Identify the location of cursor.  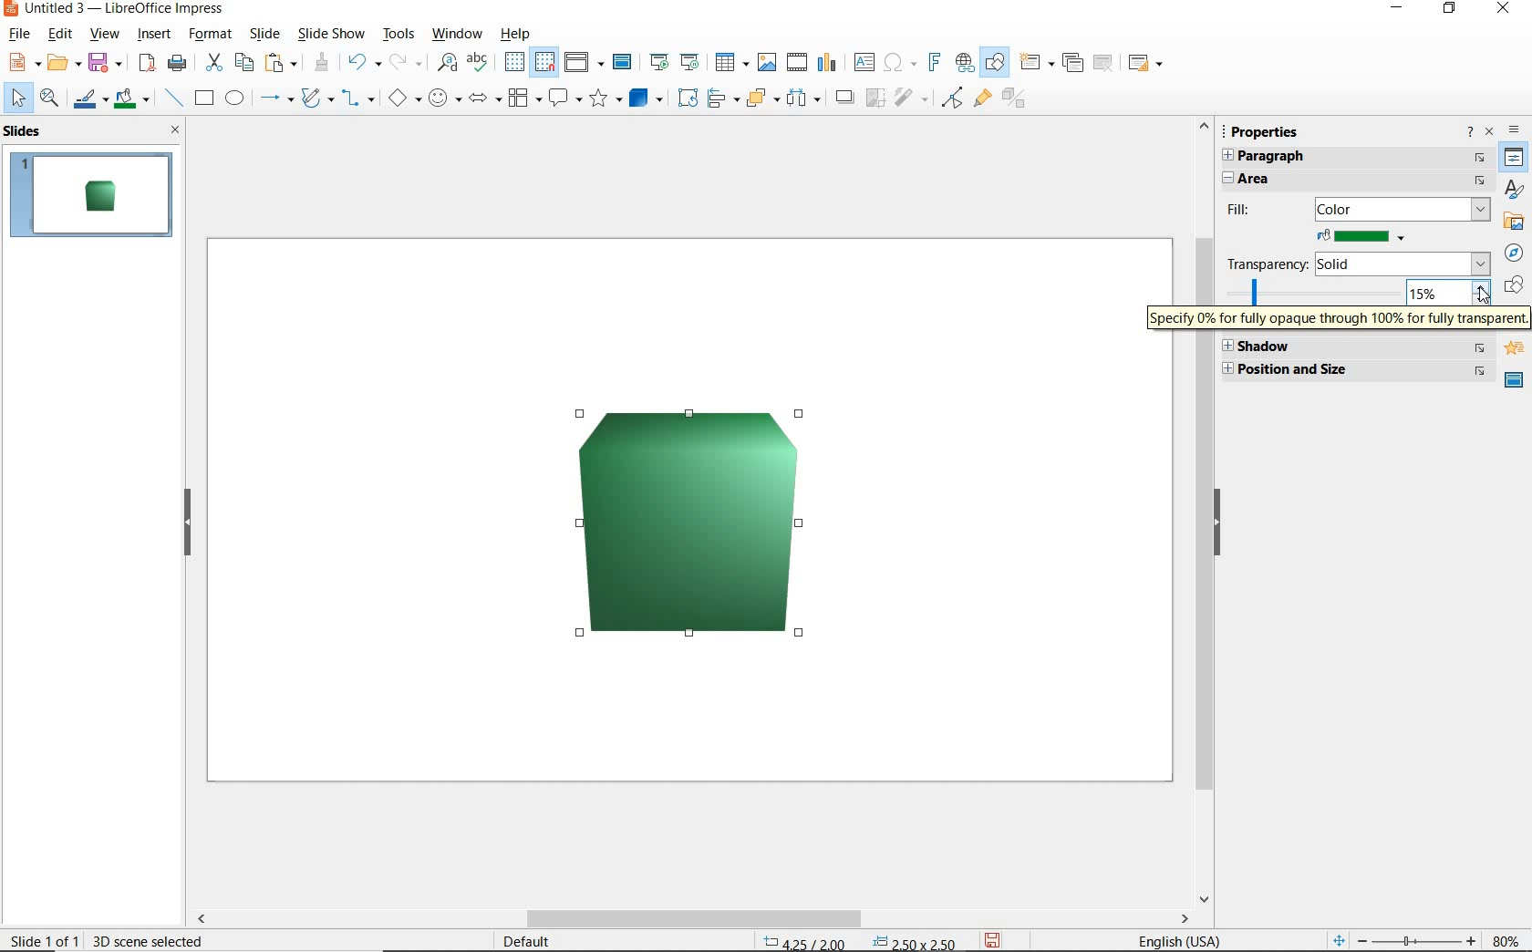
(1479, 294).